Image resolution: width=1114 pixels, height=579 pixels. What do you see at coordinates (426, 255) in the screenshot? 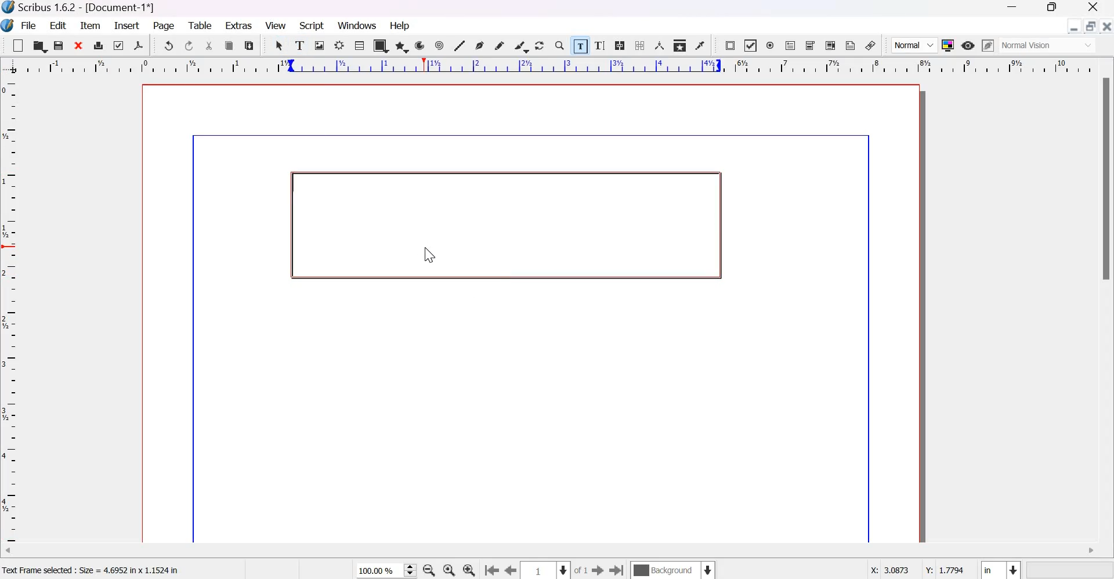
I see `cursor` at bounding box center [426, 255].